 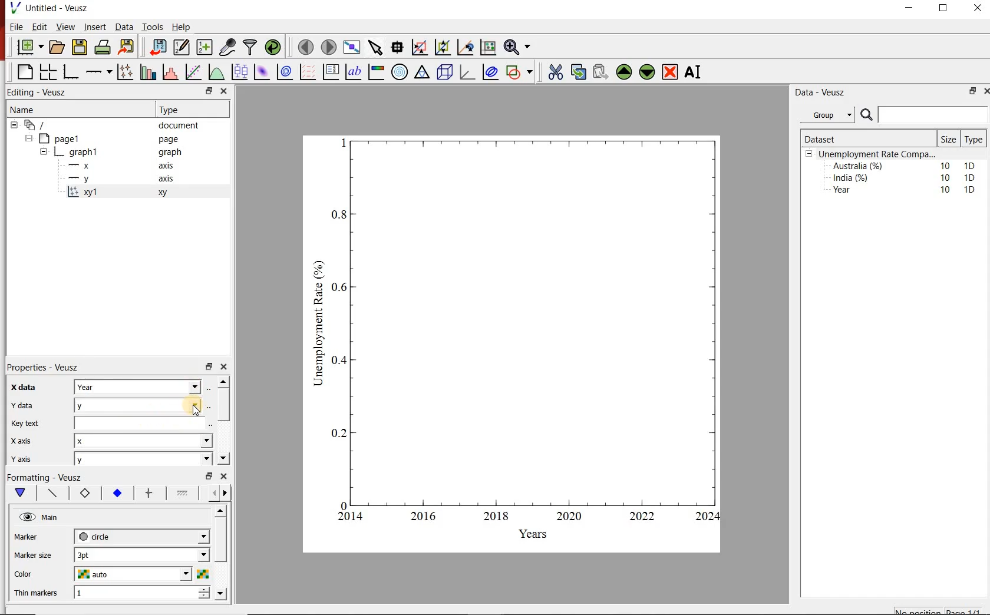 I want to click on base graphs, so click(x=71, y=72).